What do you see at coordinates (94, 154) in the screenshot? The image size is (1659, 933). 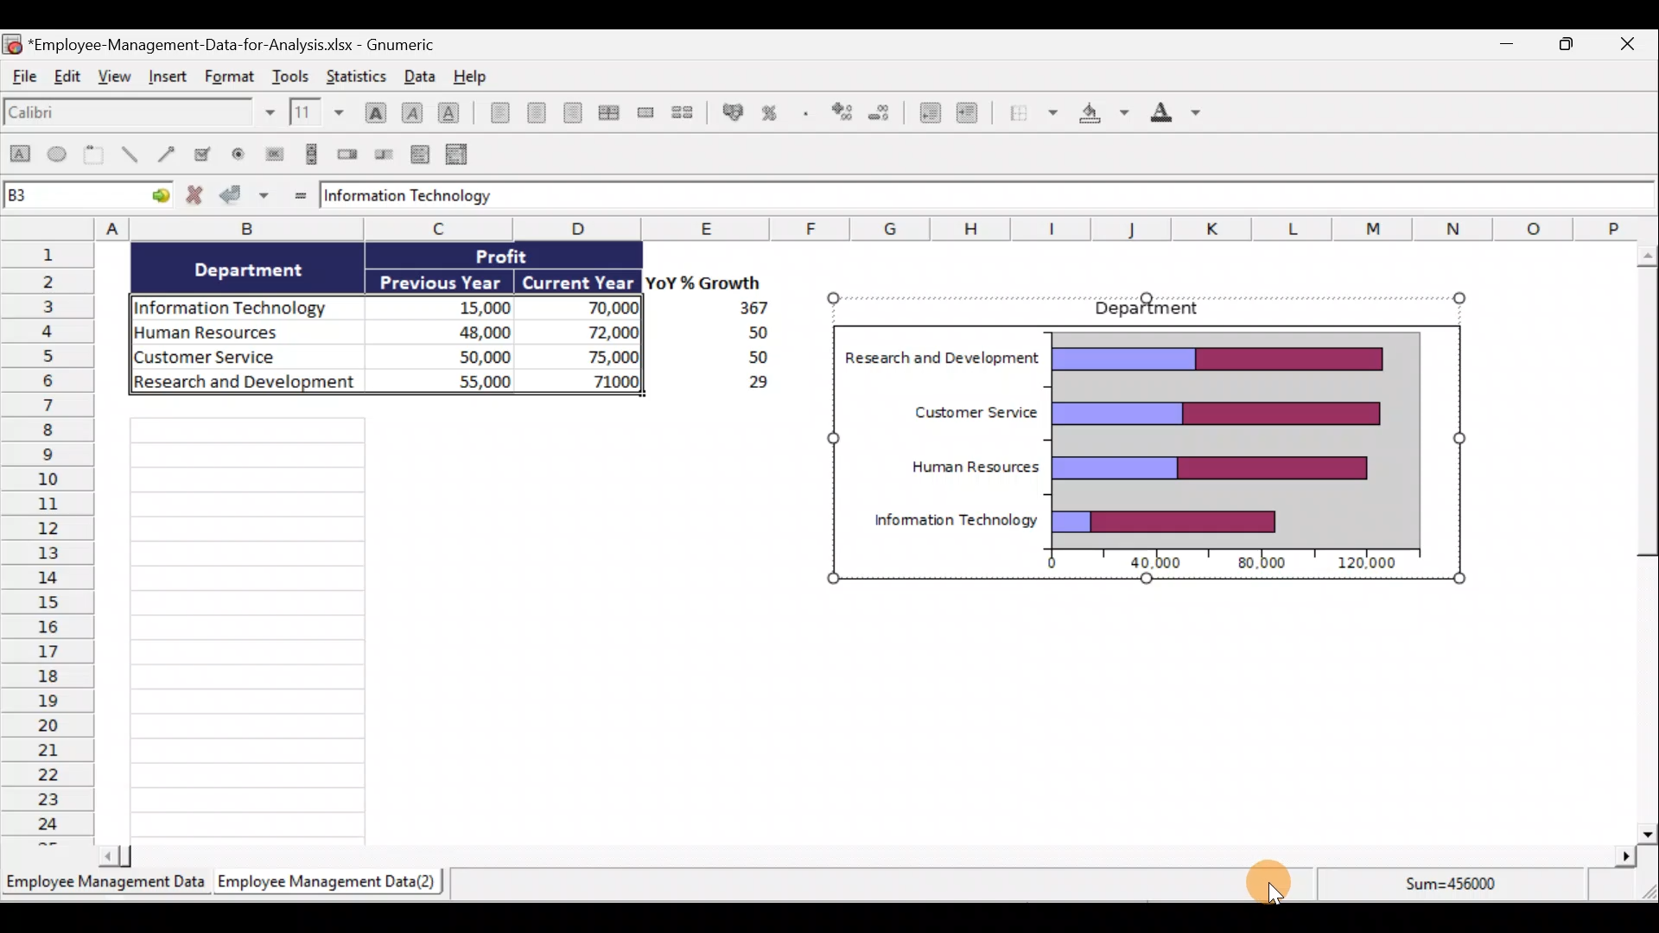 I see `Create a frame` at bounding box center [94, 154].